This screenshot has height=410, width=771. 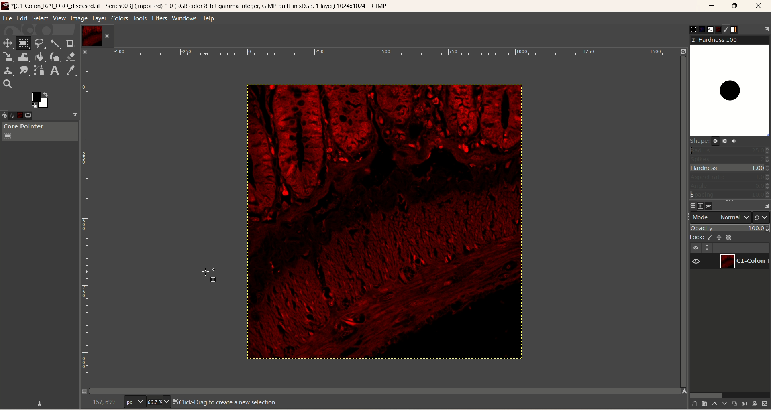 What do you see at coordinates (728, 29) in the screenshot?
I see `brush editor` at bounding box center [728, 29].